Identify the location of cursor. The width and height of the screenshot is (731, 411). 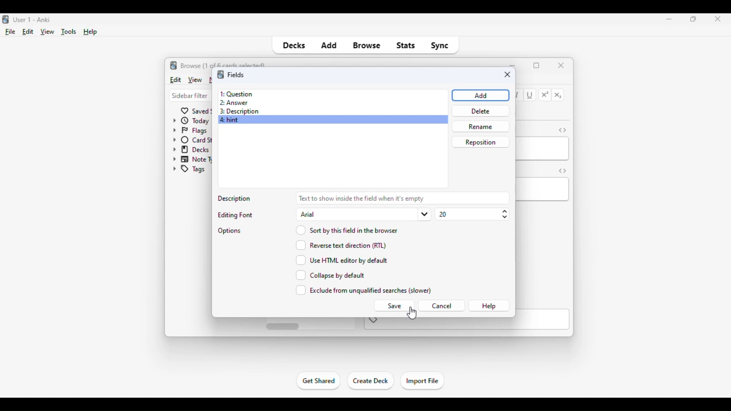
(412, 314).